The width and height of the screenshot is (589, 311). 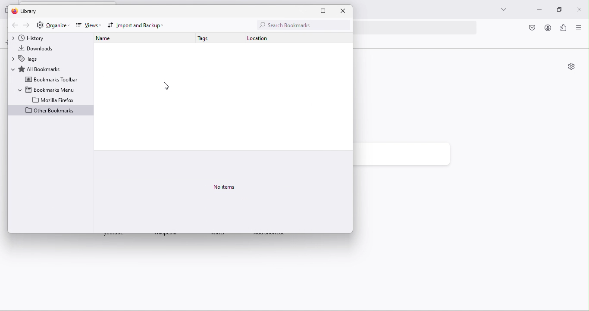 What do you see at coordinates (327, 11) in the screenshot?
I see `maximize` at bounding box center [327, 11].